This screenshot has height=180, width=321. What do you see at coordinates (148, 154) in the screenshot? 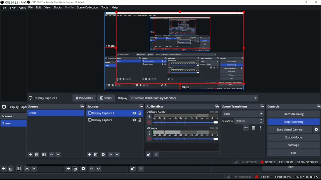
I see `settings` at bounding box center [148, 154].